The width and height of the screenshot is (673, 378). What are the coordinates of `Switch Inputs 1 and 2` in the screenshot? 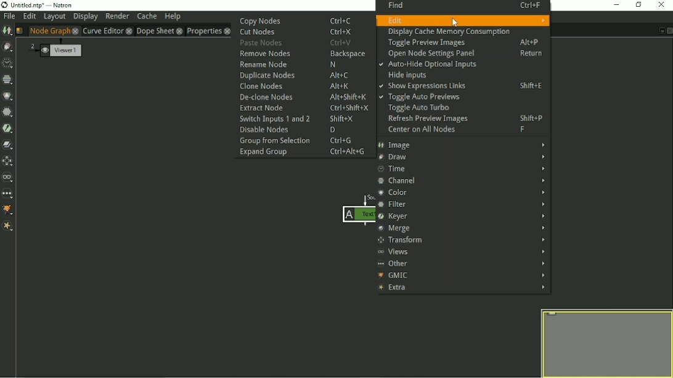 It's located at (304, 119).